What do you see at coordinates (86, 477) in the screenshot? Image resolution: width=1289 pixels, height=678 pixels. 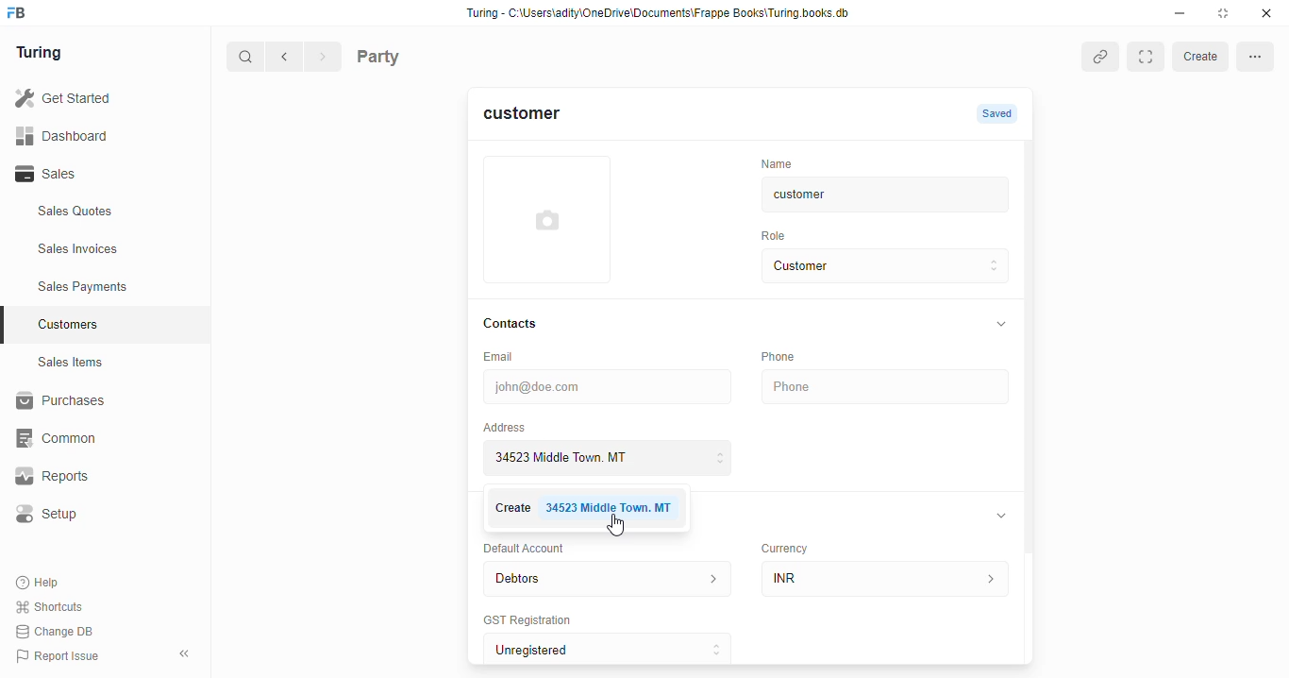 I see `Reports` at bounding box center [86, 477].